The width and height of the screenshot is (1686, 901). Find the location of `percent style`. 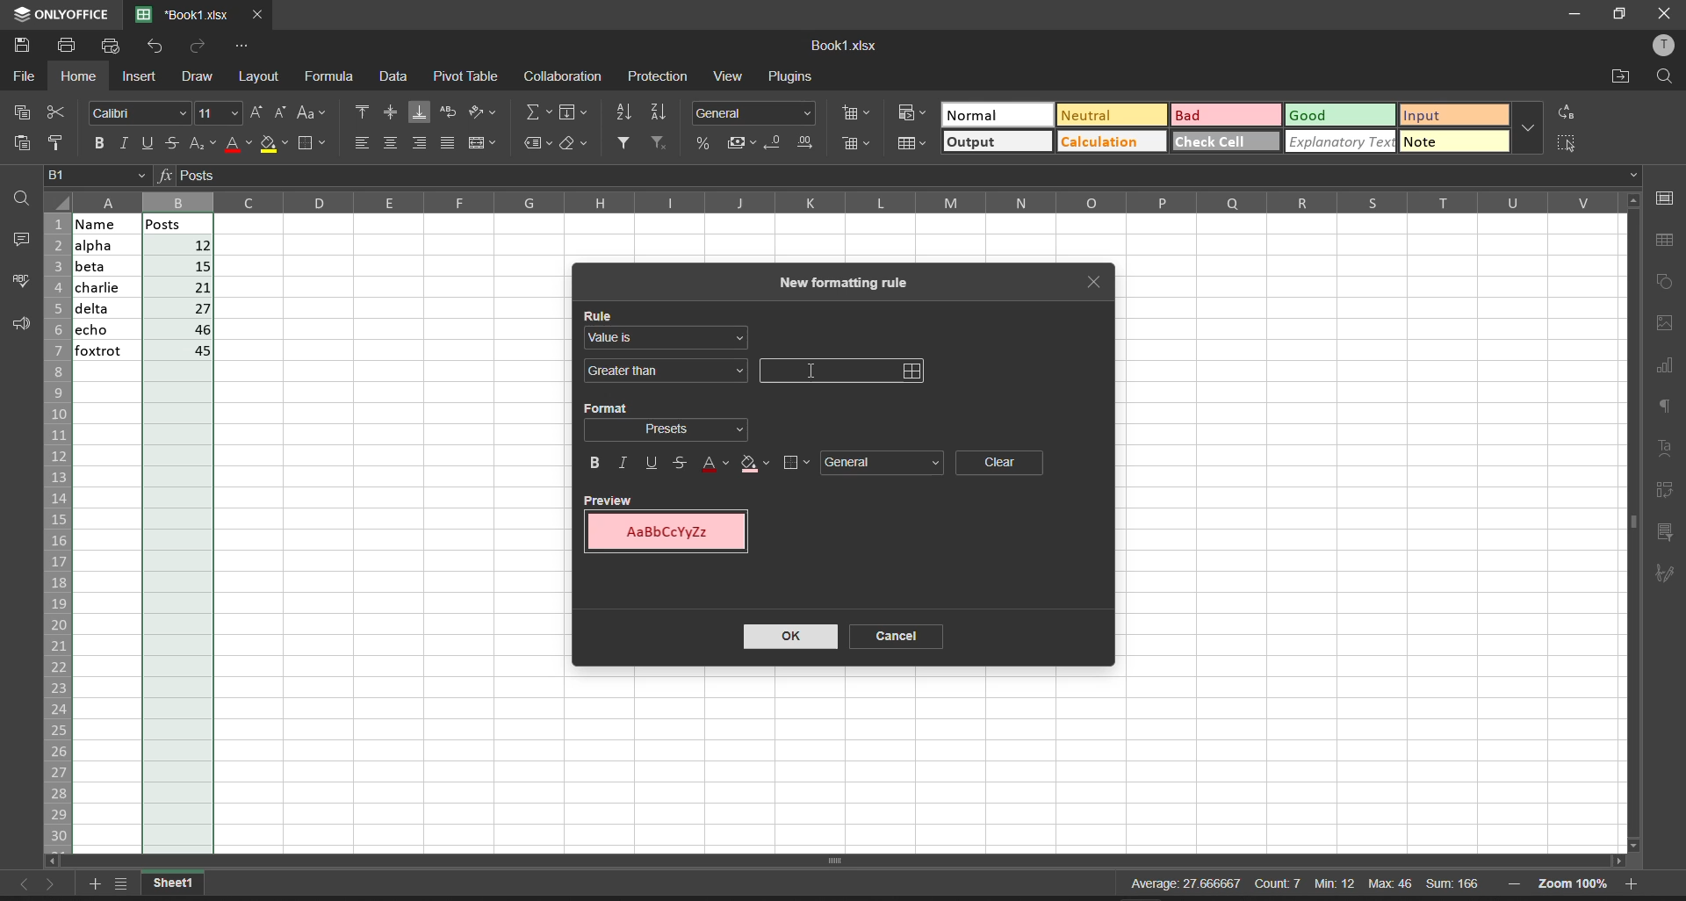

percent style is located at coordinates (702, 145).